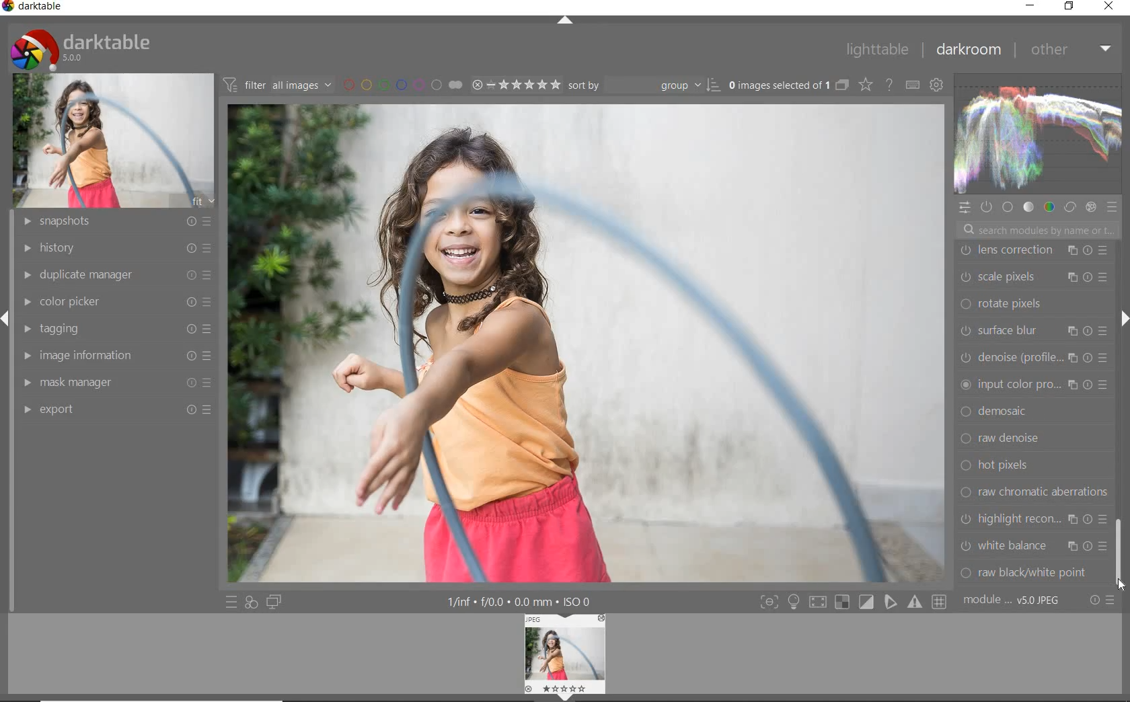 The width and height of the screenshot is (1130, 702). Describe the element at coordinates (276, 602) in the screenshot. I see `display a second darkroom image window` at that location.